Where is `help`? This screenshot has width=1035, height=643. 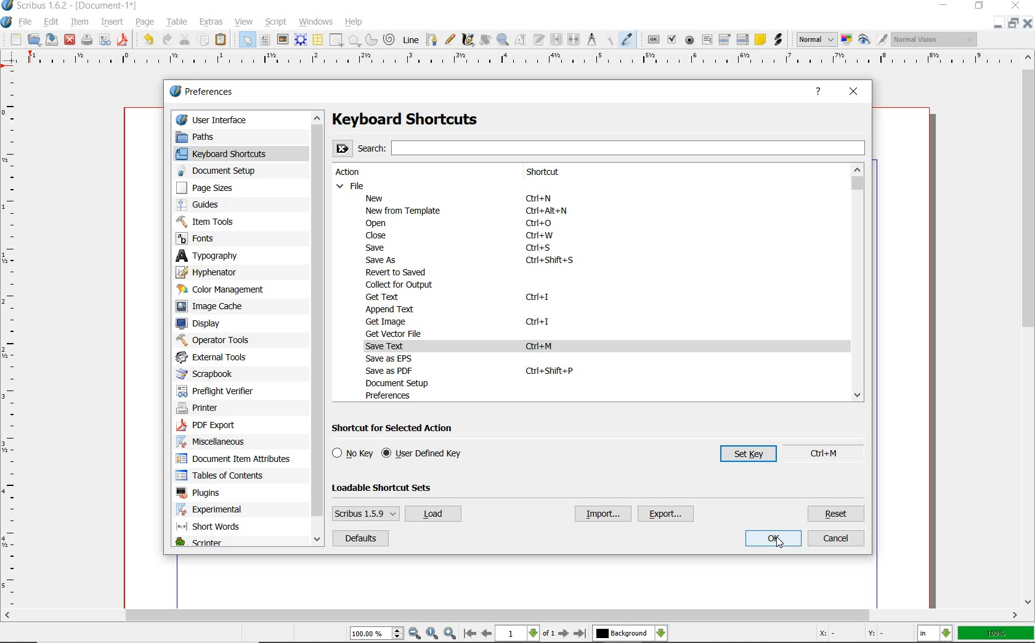 help is located at coordinates (818, 92).